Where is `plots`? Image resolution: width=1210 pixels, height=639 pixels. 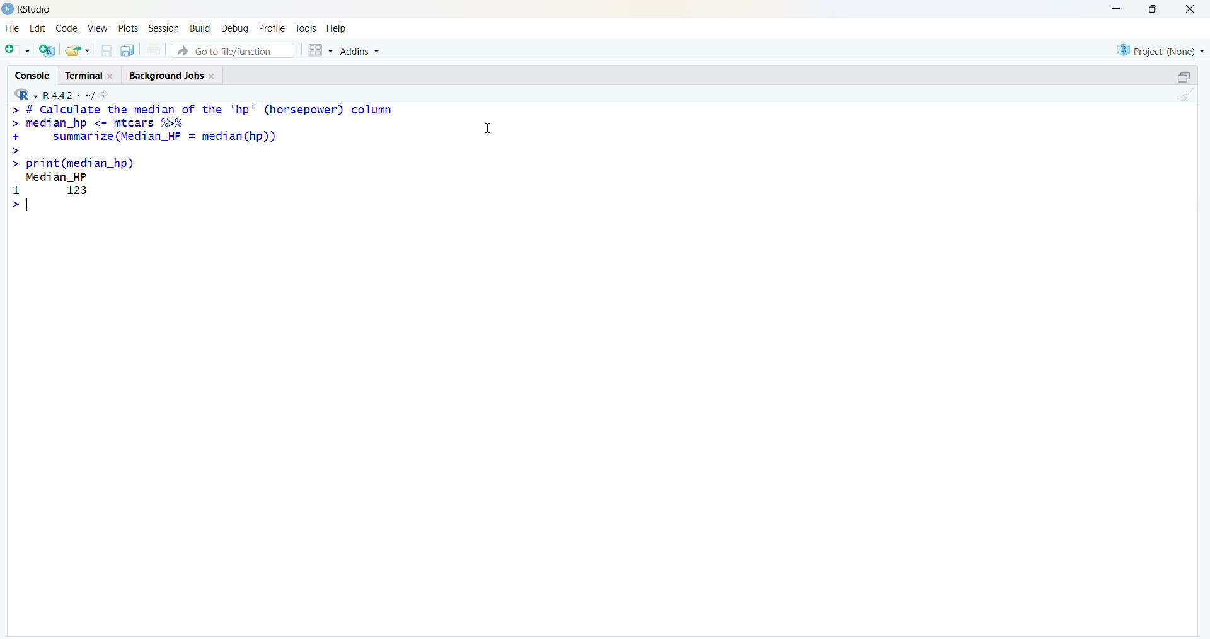
plots is located at coordinates (128, 28).